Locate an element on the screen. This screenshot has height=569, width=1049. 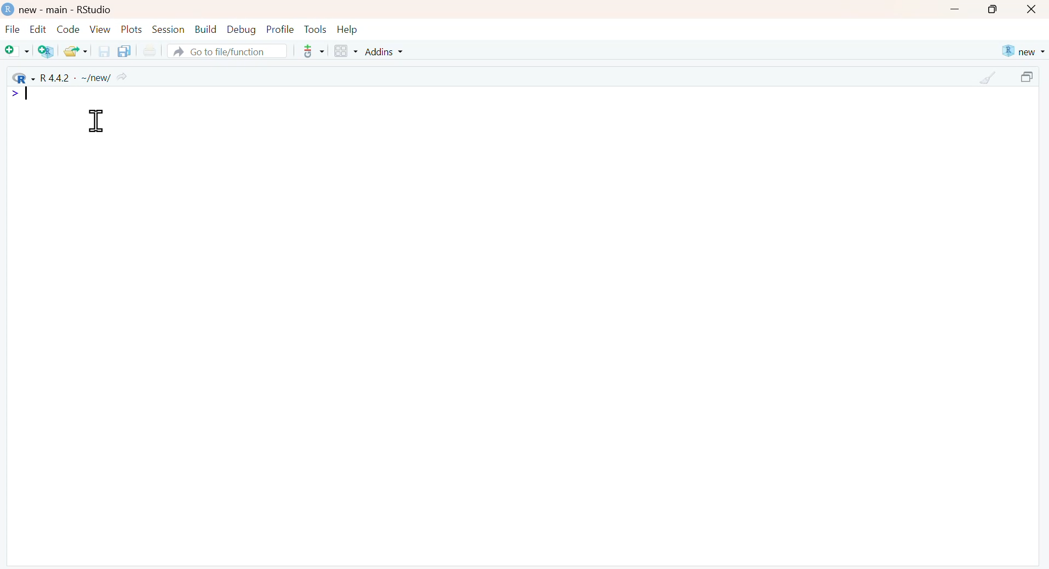
save the current document is located at coordinates (102, 51).